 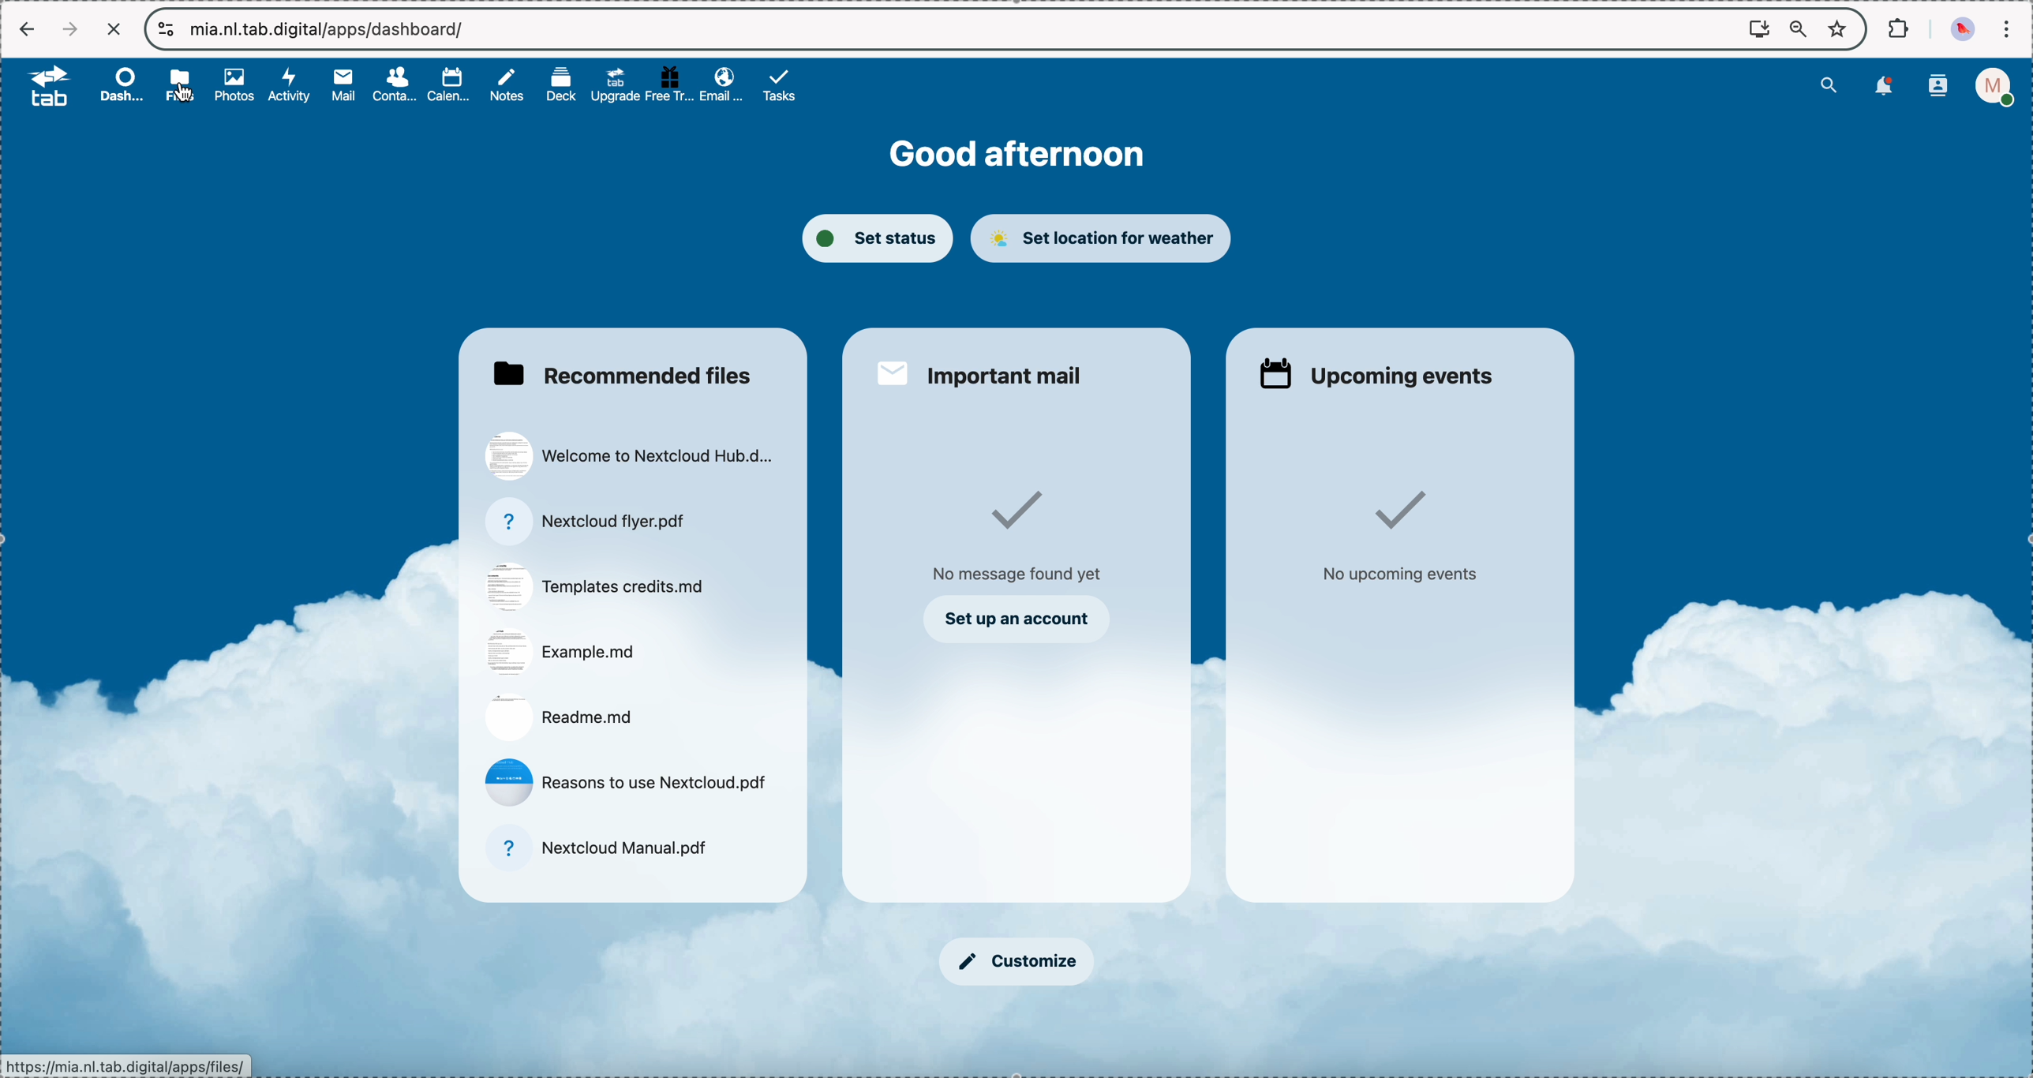 What do you see at coordinates (1938, 88) in the screenshot?
I see `contacts` at bounding box center [1938, 88].